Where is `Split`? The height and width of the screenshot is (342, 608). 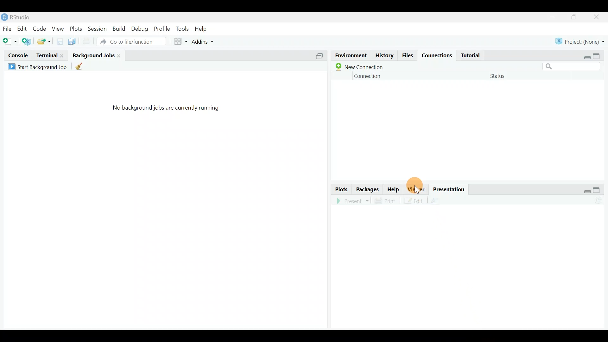 Split is located at coordinates (319, 57).